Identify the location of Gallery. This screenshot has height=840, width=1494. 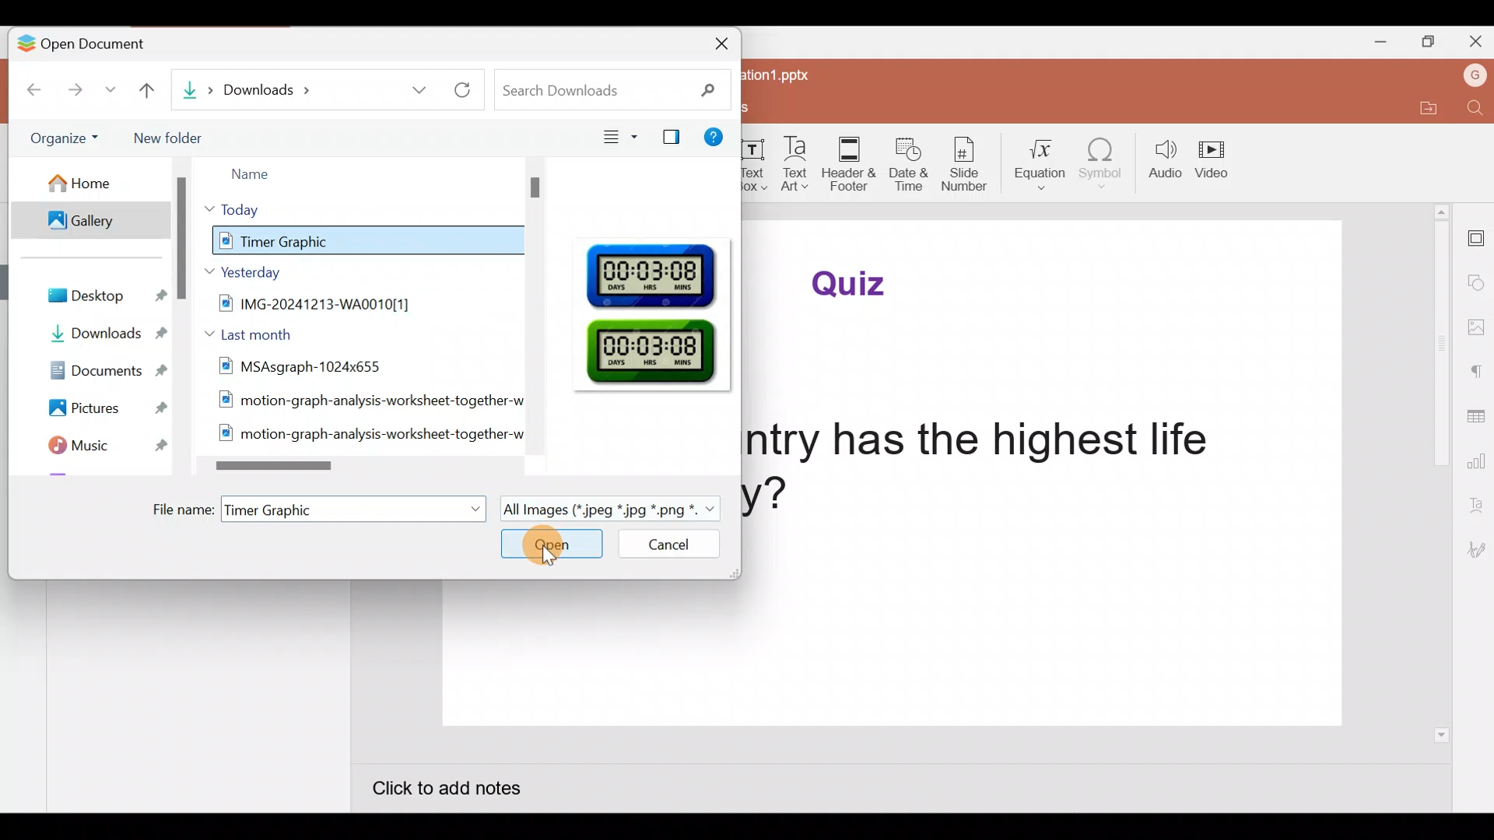
(92, 227).